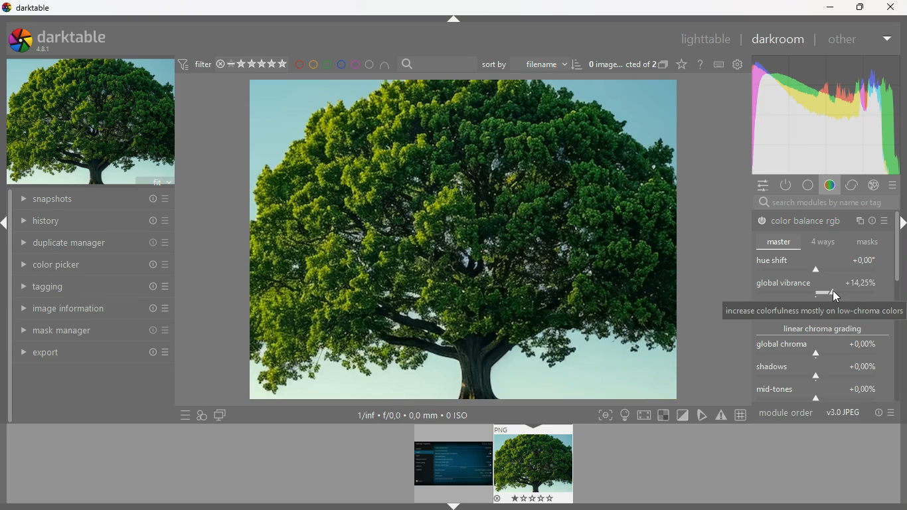 The width and height of the screenshot is (907, 510). Describe the element at coordinates (874, 222) in the screenshot. I see `info` at that location.